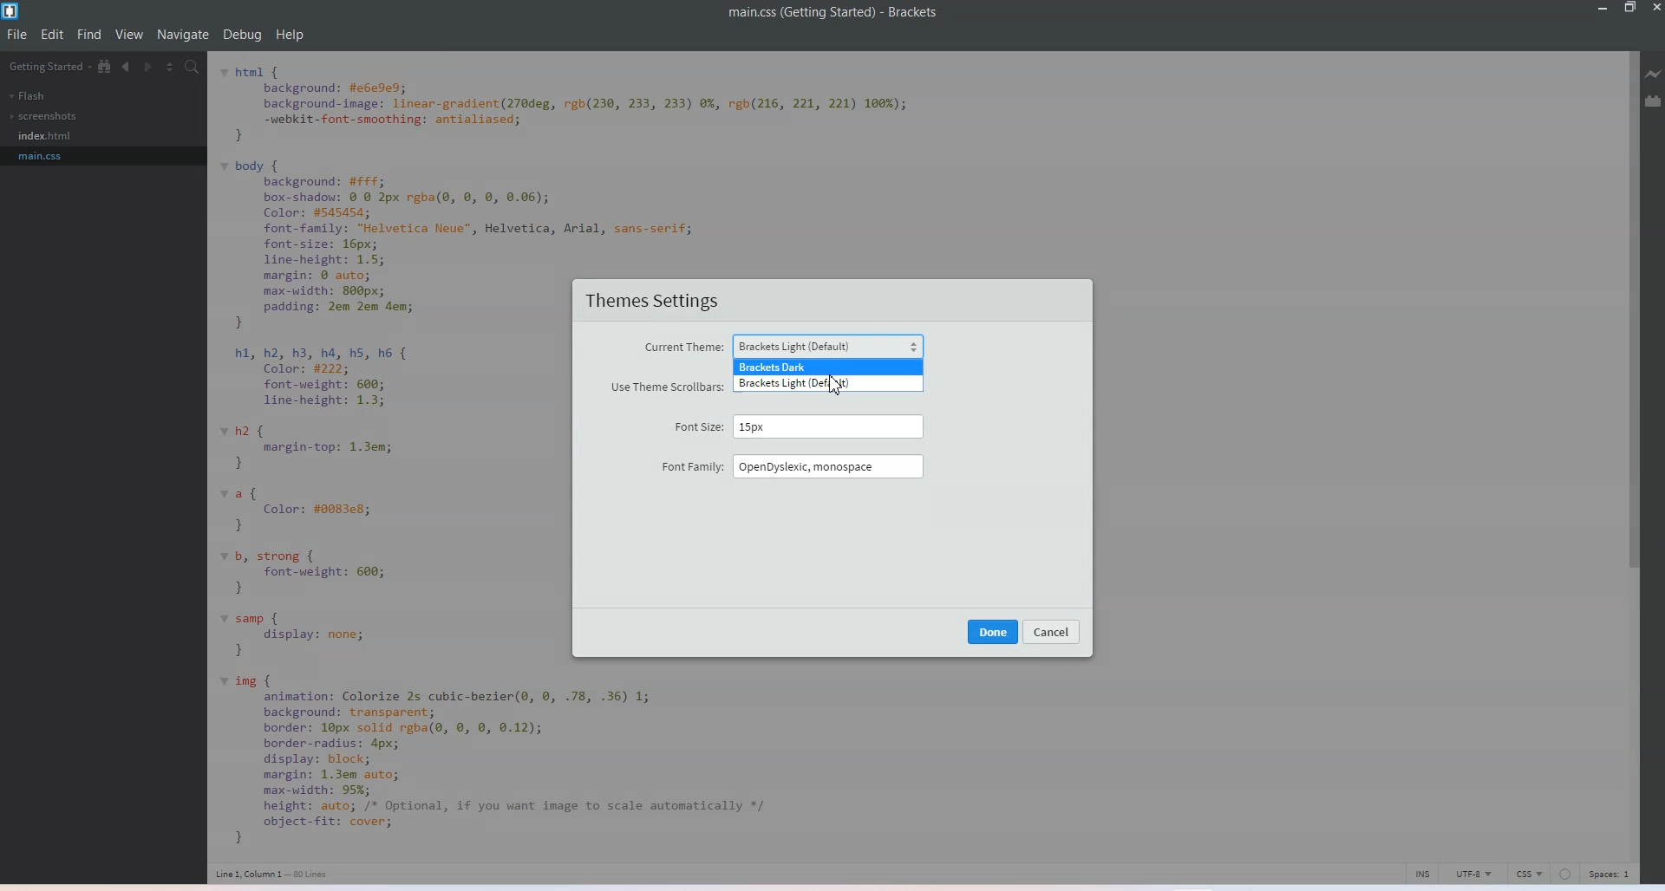  What do you see at coordinates (1654, 73) in the screenshot?
I see `Live Preview` at bounding box center [1654, 73].